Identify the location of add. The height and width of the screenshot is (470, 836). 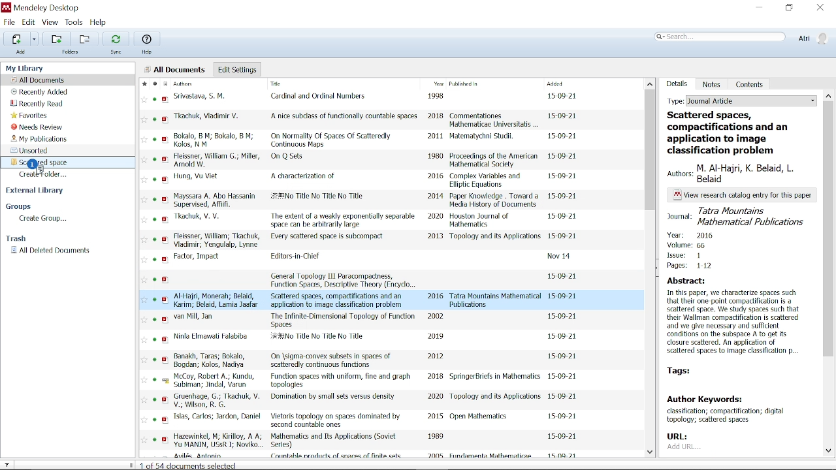
(21, 52).